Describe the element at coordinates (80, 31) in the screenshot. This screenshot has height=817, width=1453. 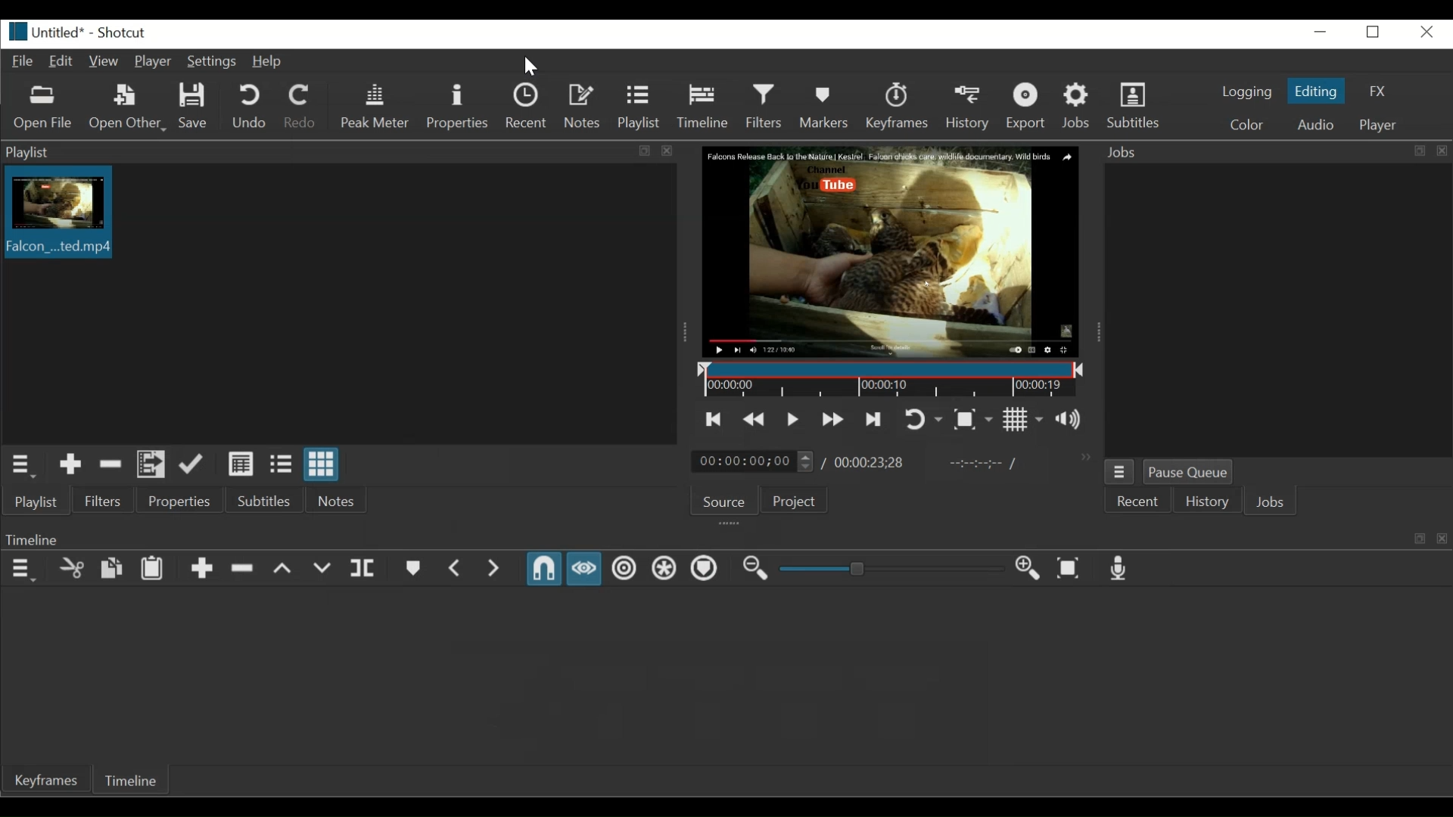
I see `Untitled* - Shortcut(File details)` at that location.